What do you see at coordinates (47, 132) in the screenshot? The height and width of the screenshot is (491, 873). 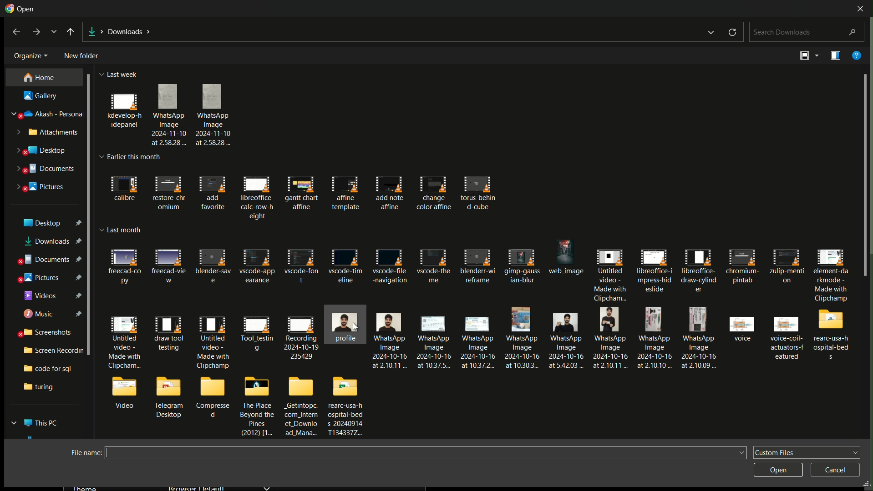 I see `attachments` at bounding box center [47, 132].